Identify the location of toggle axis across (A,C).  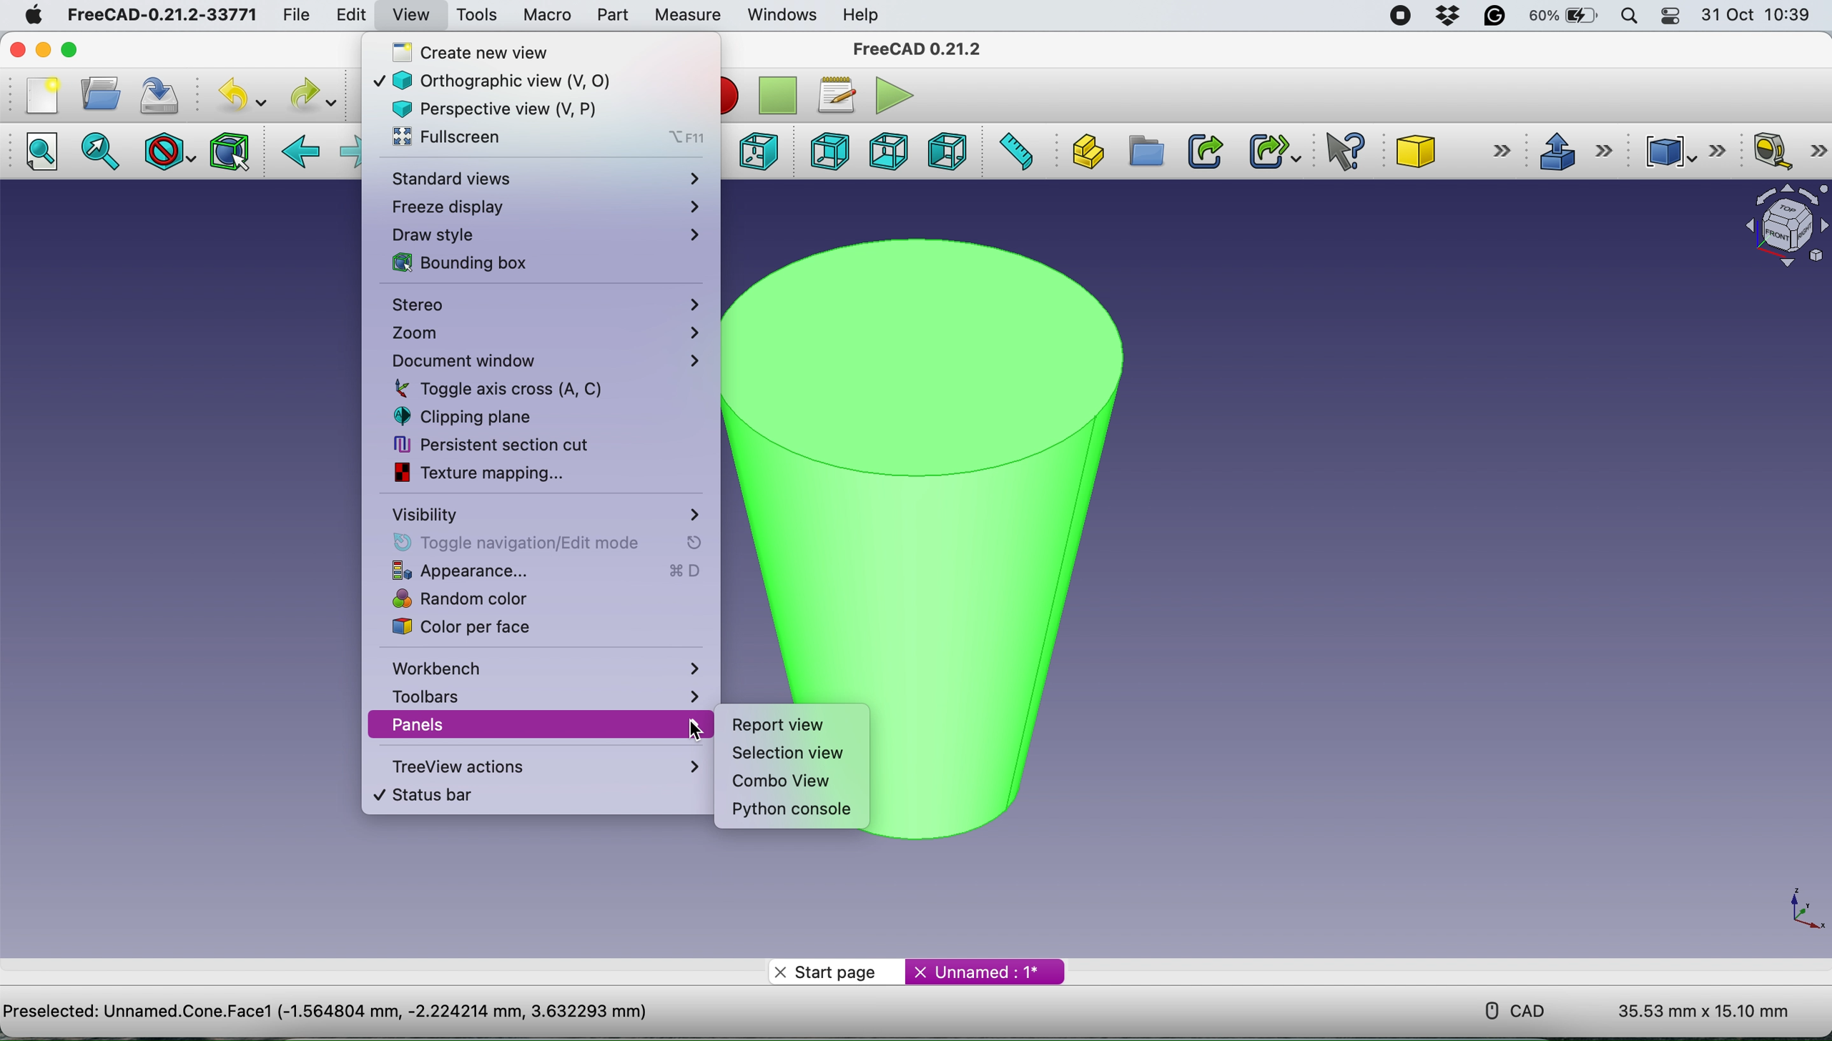
(540, 388).